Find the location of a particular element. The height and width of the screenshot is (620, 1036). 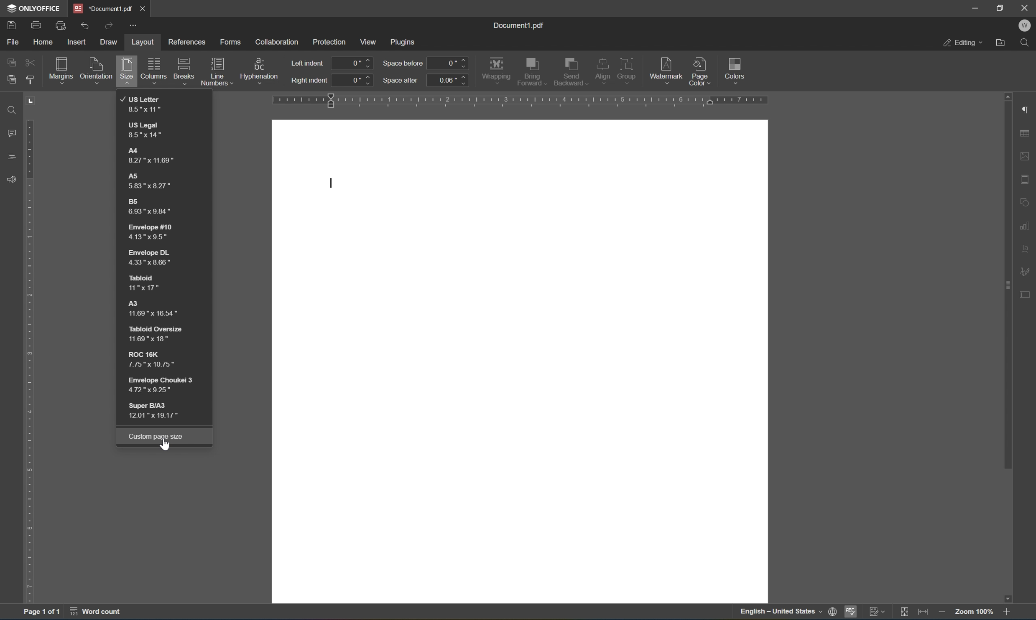

copy style is located at coordinates (31, 80).